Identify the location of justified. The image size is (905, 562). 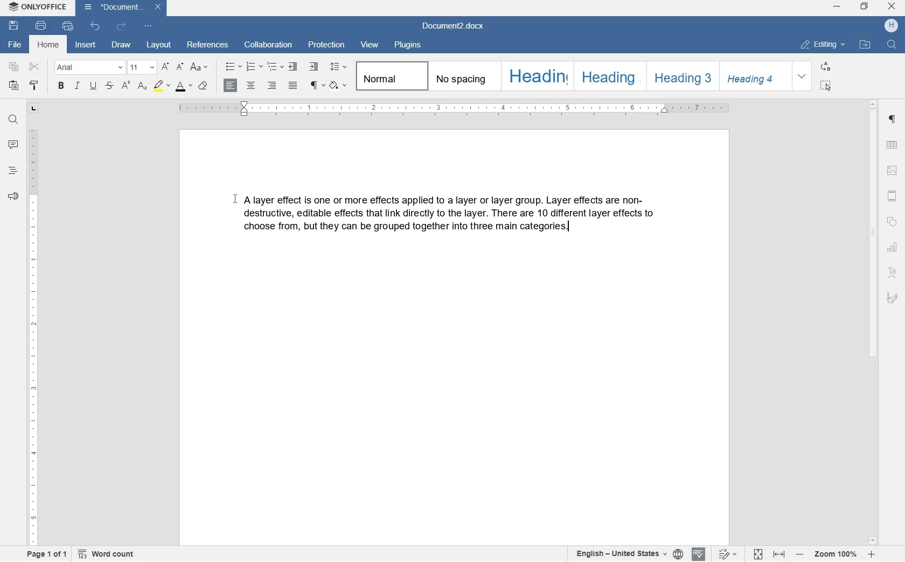
(294, 86).